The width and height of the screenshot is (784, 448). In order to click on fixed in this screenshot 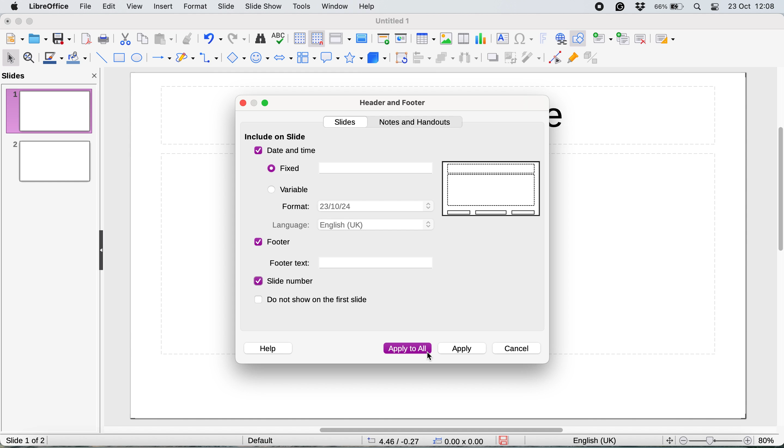, I will do `click(349, 168)`.